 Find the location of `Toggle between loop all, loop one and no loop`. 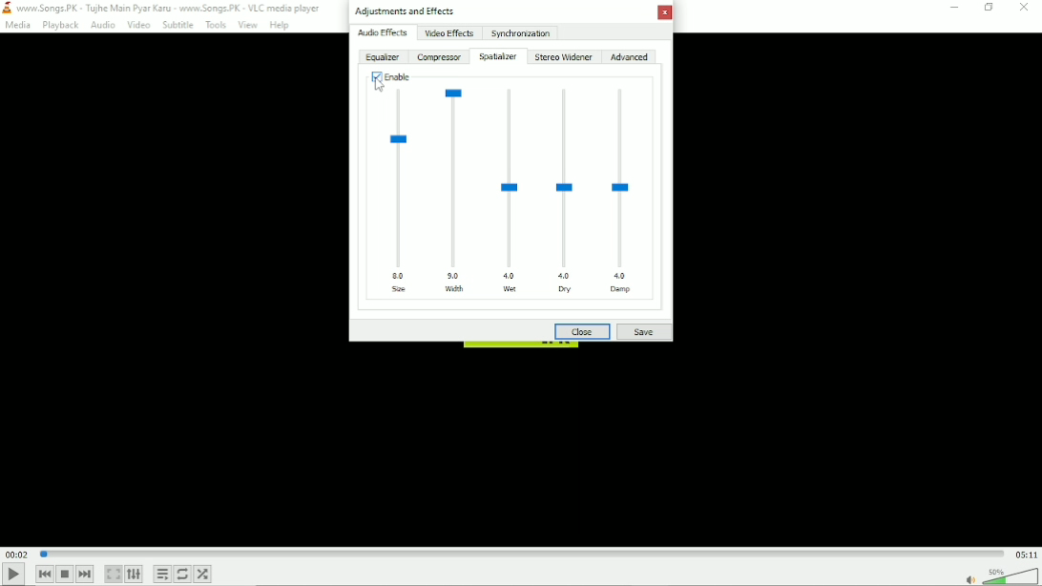

Toggle between loop all, loop one and no loop is located at coordinates (183, 574).